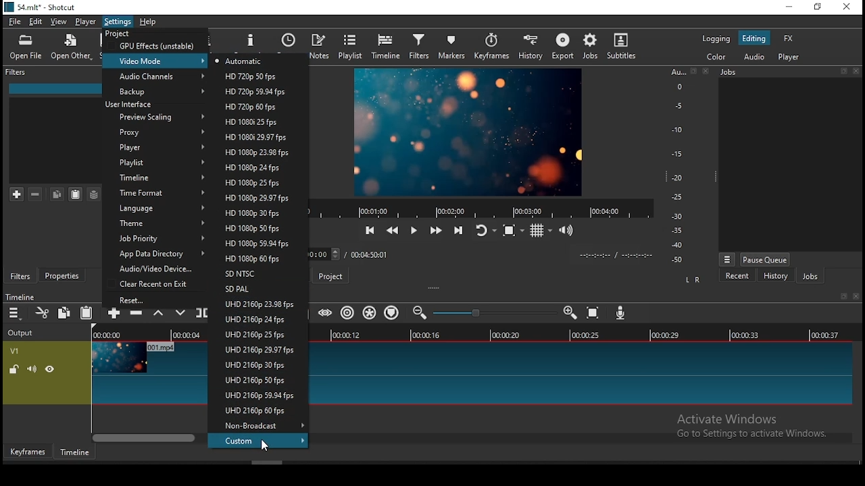 The width and height of the screenshot is (865, 486). Describe the element at coordinates (251, 78) in the screenshot. I see `resolution option` at that location.